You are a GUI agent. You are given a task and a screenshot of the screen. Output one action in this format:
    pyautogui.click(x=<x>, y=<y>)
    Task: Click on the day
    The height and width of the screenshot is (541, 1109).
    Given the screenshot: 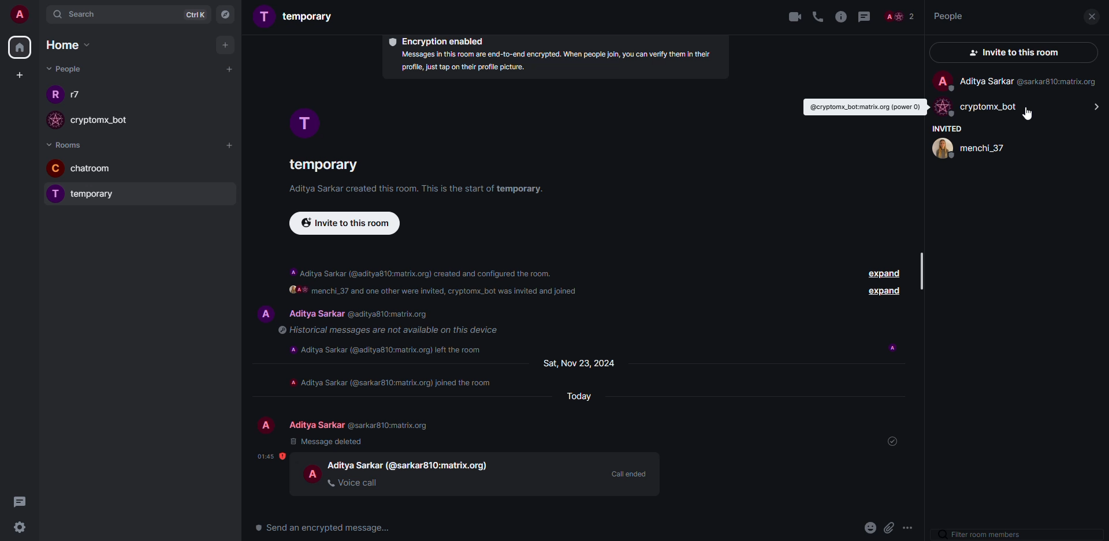 What is the action you would take?
    pyautogui.click(x=584, y=362)
    